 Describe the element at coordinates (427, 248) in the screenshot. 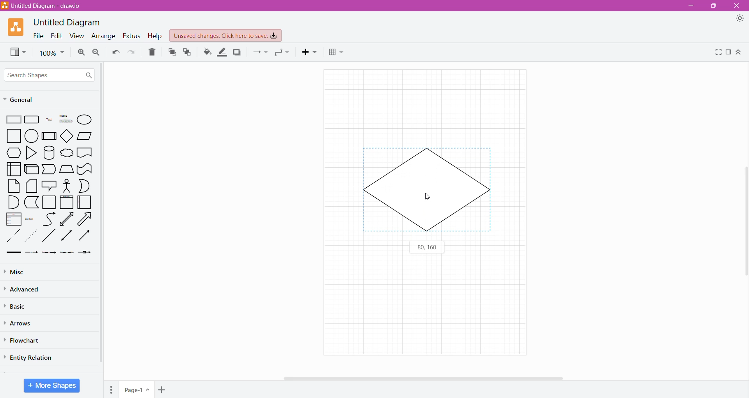

I see `80, 160` at that location.